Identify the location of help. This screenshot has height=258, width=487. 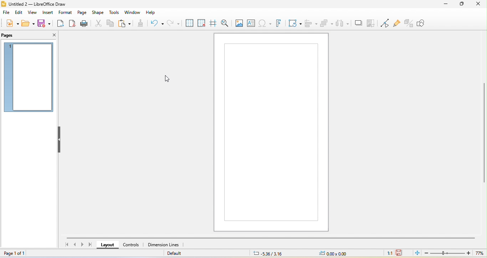
(150, 13).